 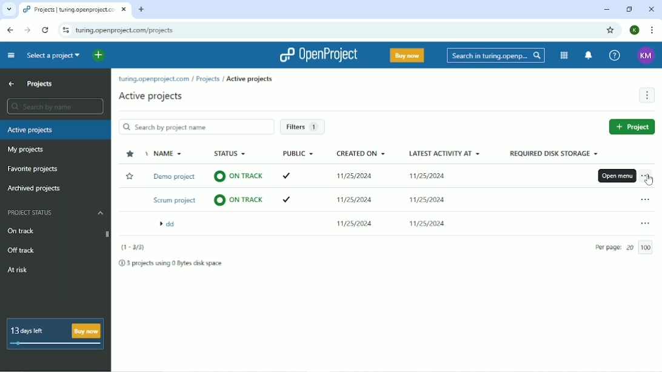 I want to click on Minimize, so click(x=605, y=10).